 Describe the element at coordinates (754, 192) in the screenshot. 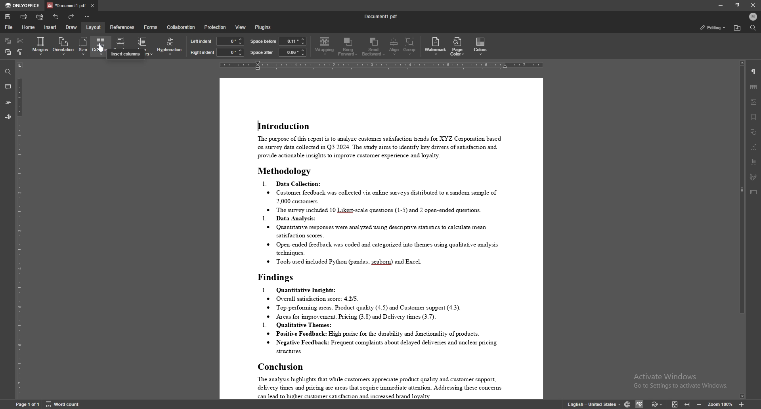

I see `text box` at that location.